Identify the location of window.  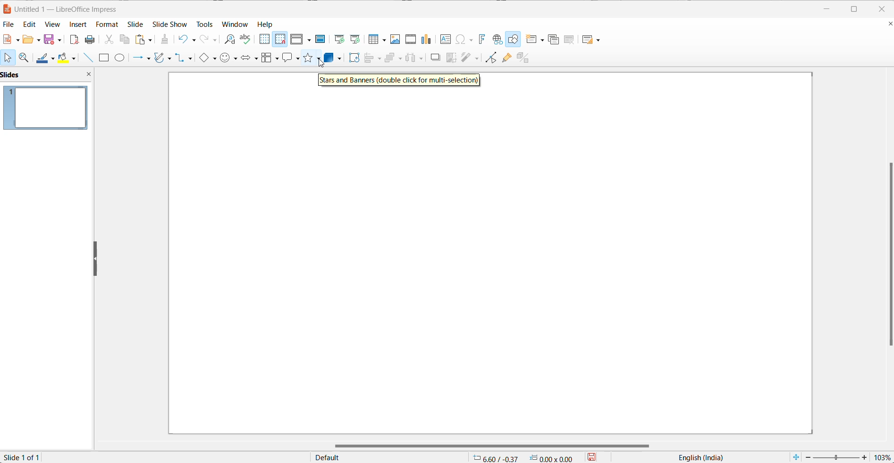
(235, 25).